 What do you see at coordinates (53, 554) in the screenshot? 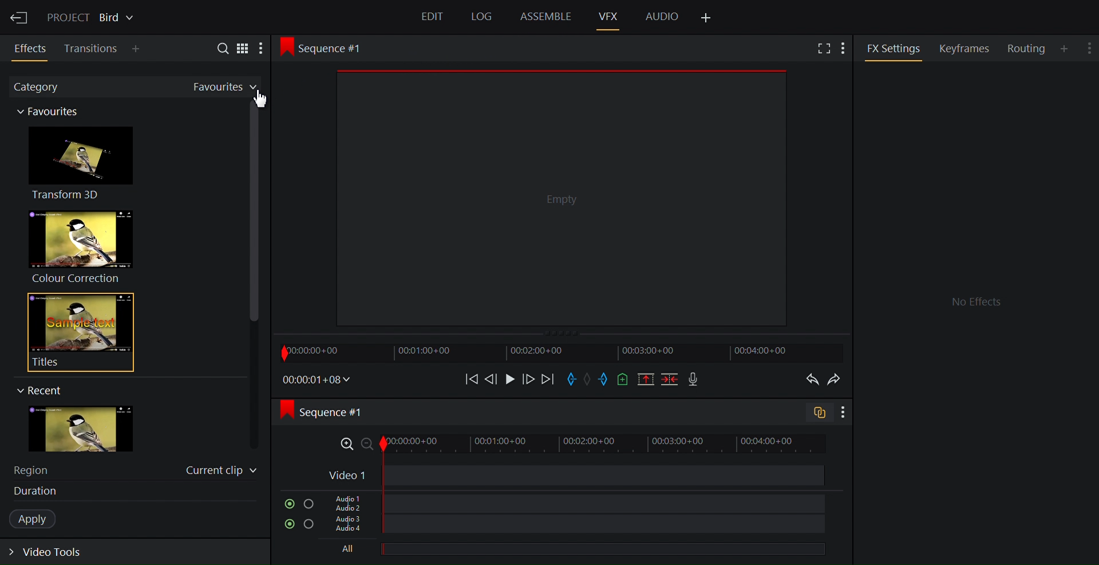
I see `Expand video tools` at bounding box center [53, 554].